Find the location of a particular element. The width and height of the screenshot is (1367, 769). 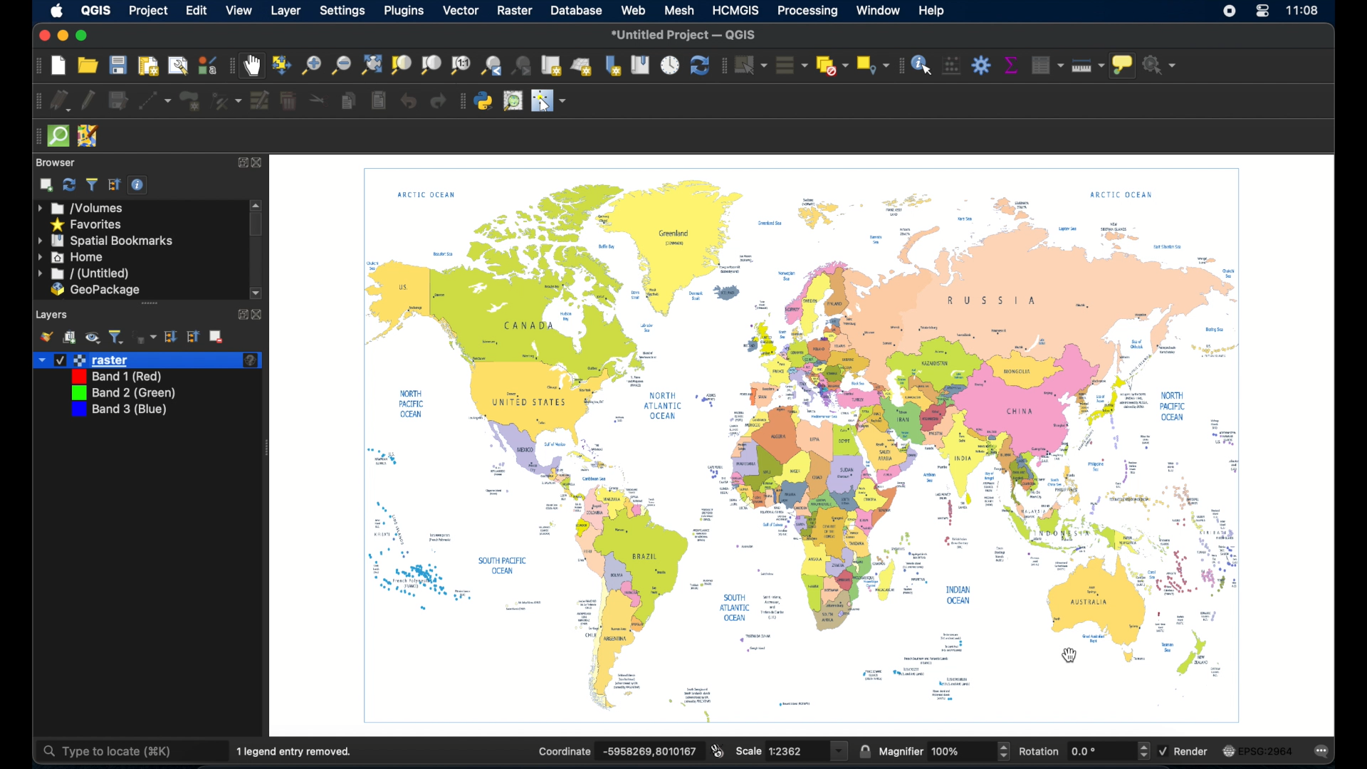

scroll down arrow is located at coordinates (258, 293).